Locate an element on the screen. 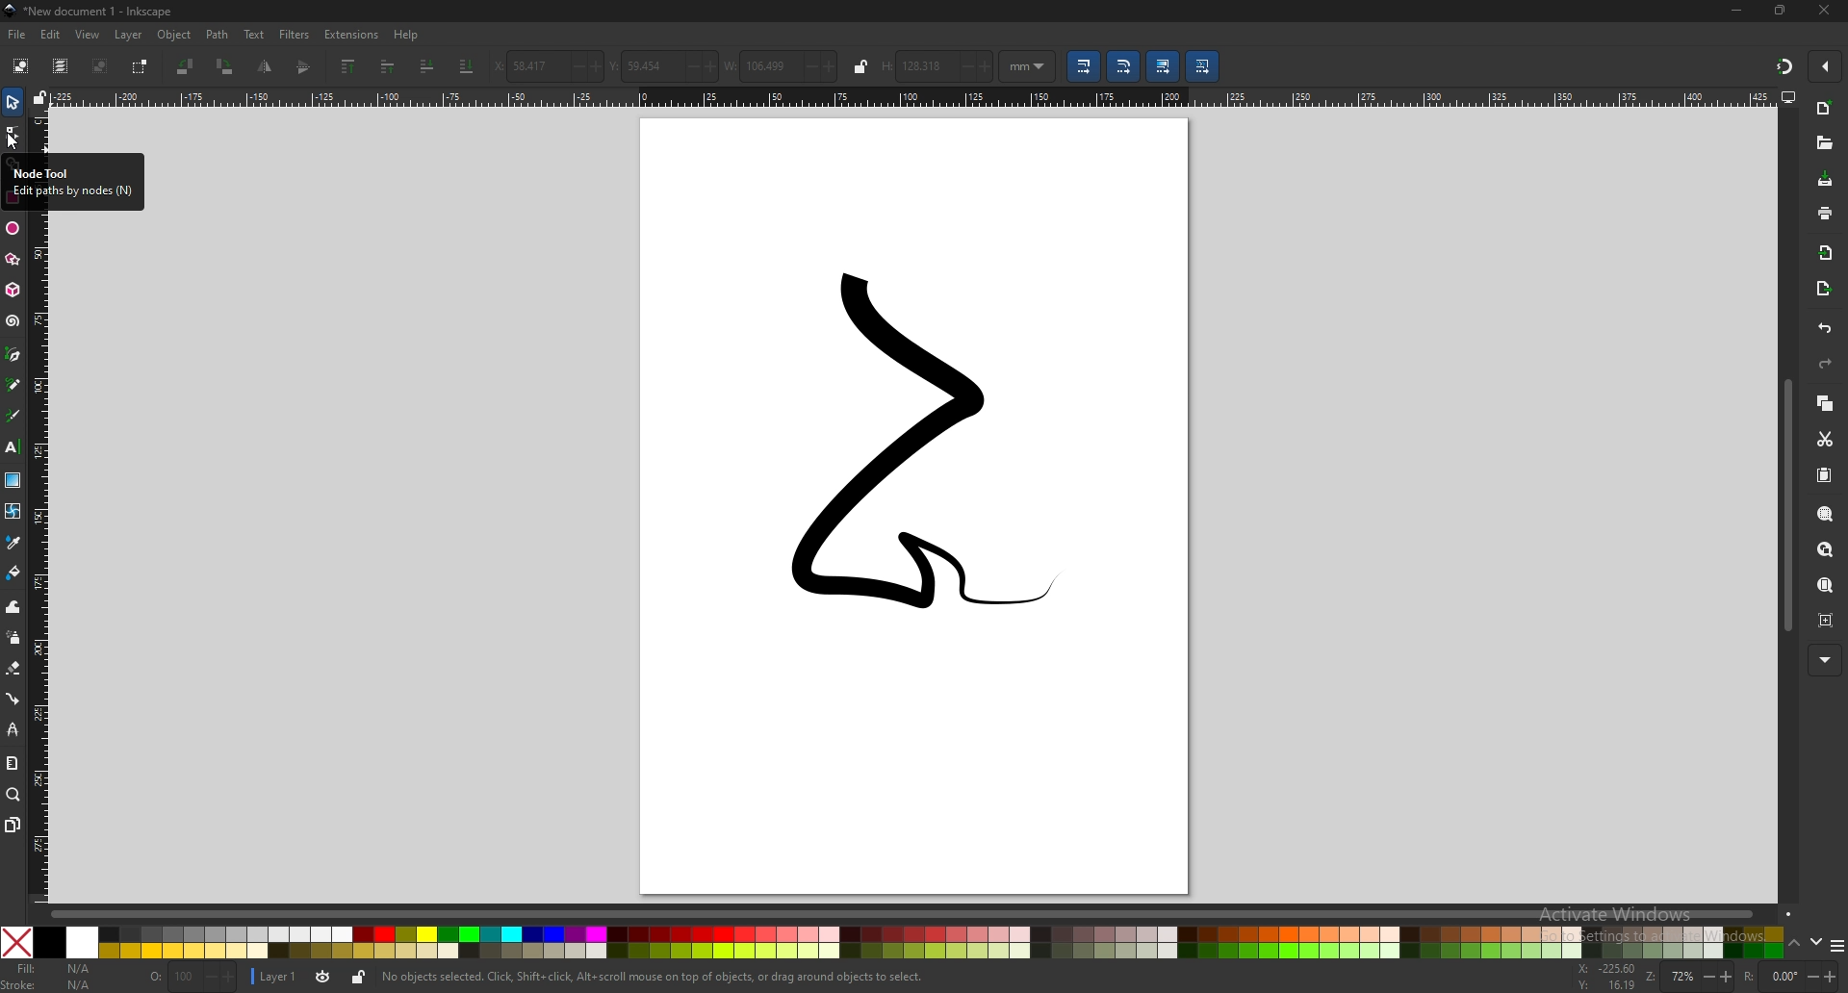 The height and width of the screenshot is (993, 1848). scroll bar is located at coordinates (1784, 507).